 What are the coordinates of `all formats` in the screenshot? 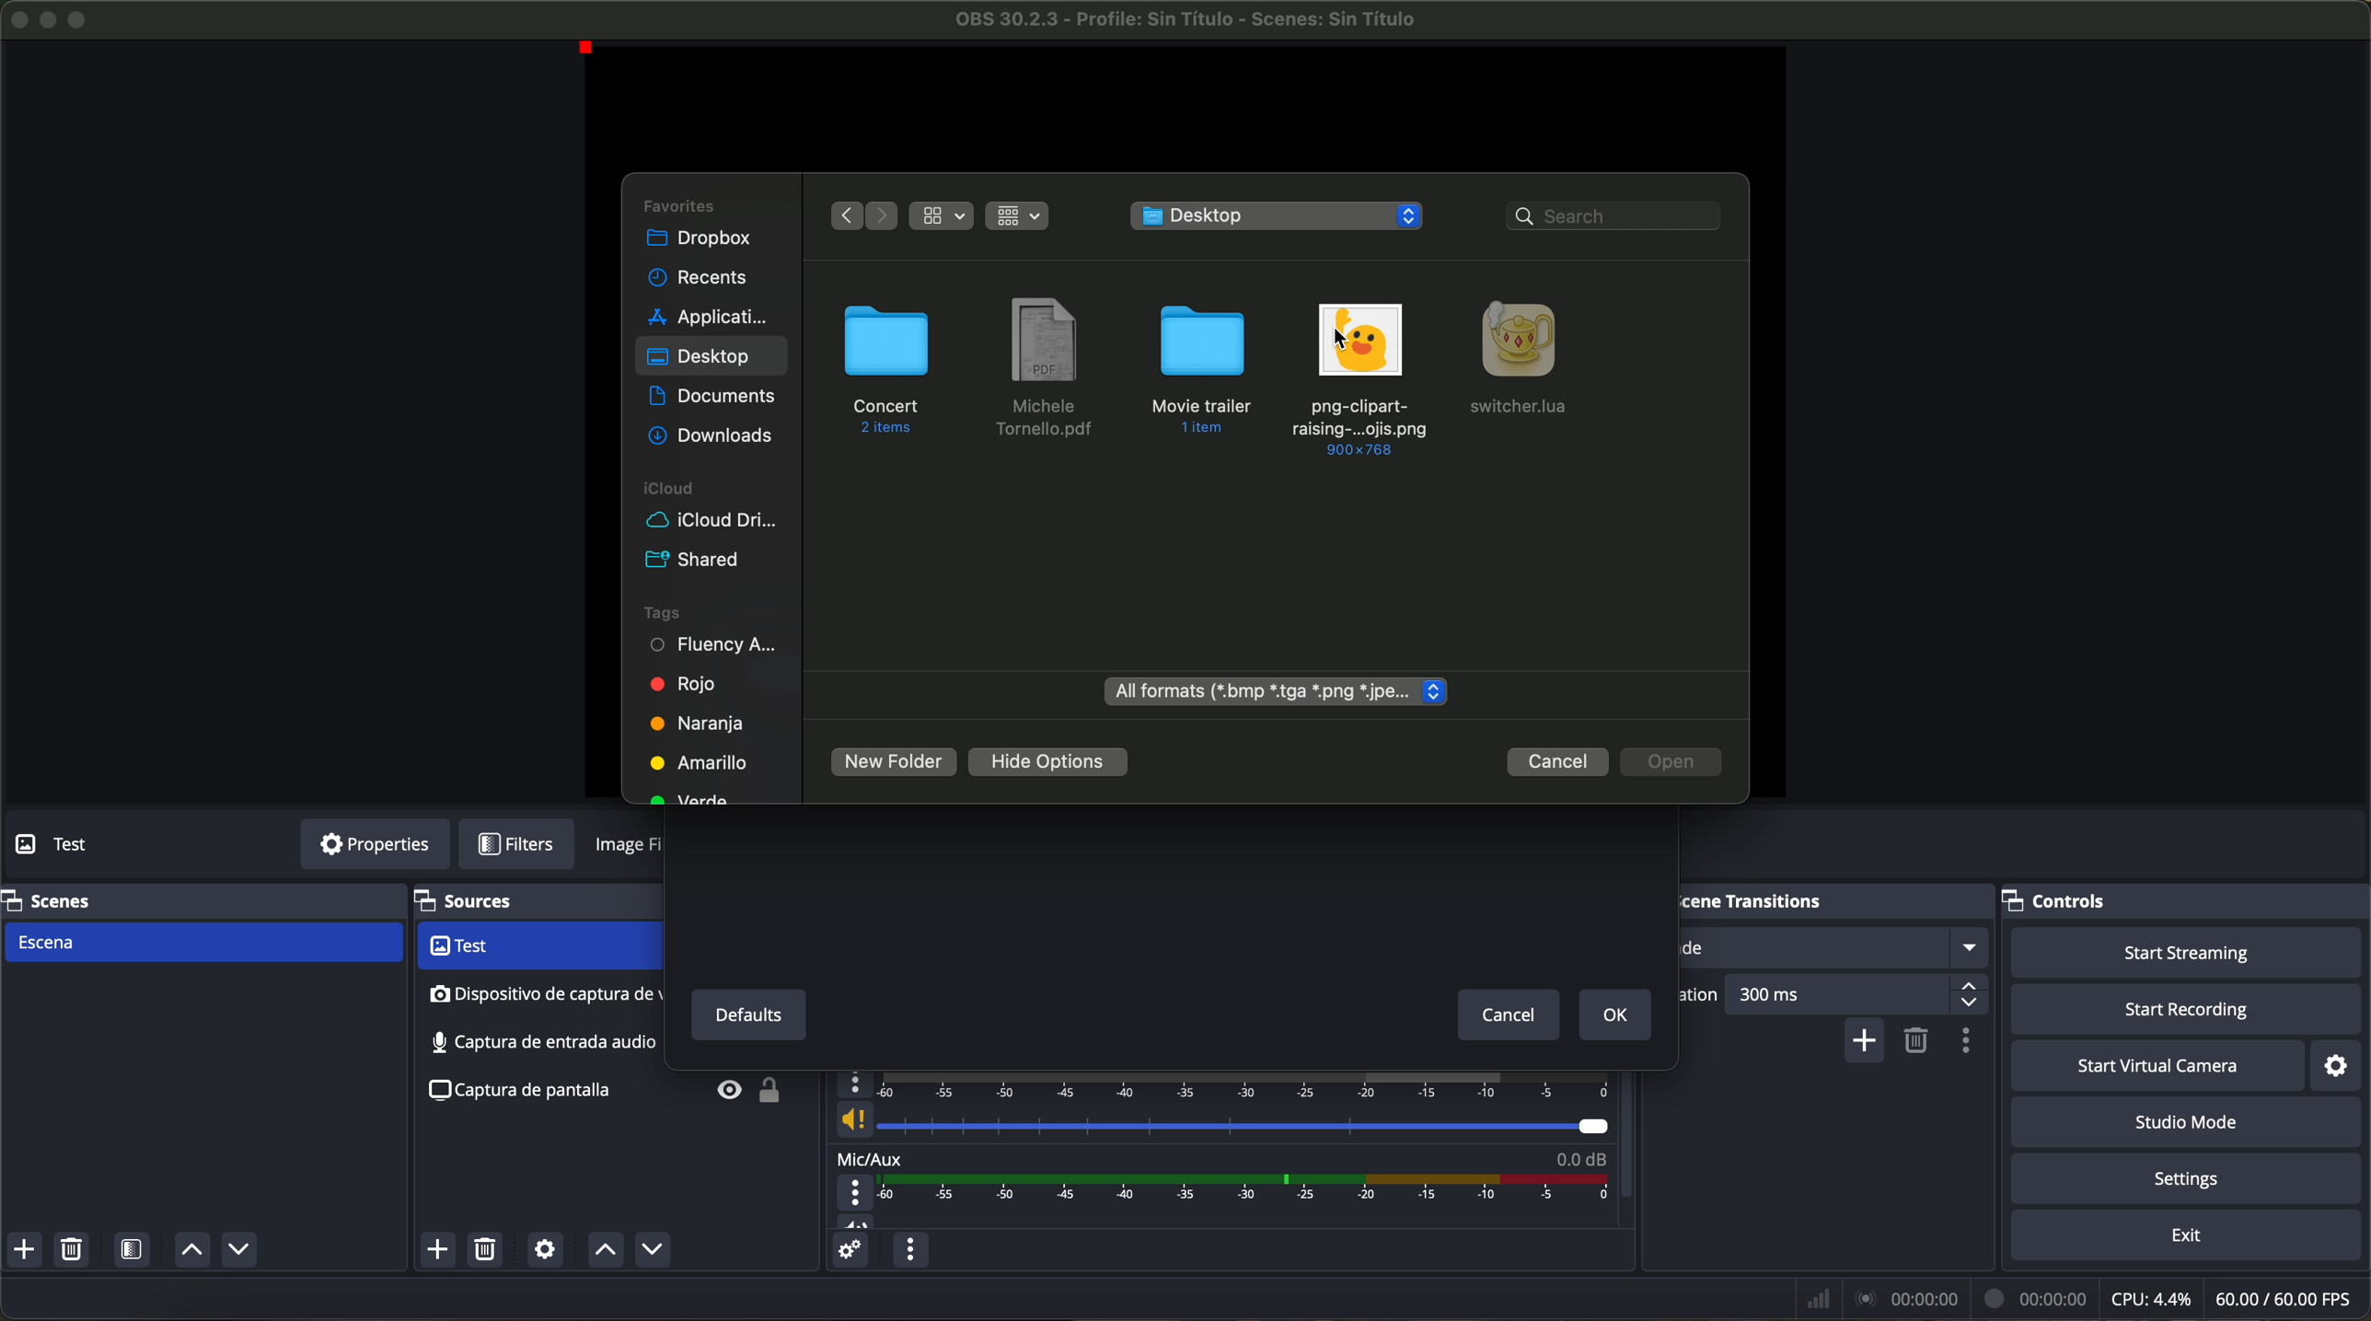 It's located at (1276, 692).